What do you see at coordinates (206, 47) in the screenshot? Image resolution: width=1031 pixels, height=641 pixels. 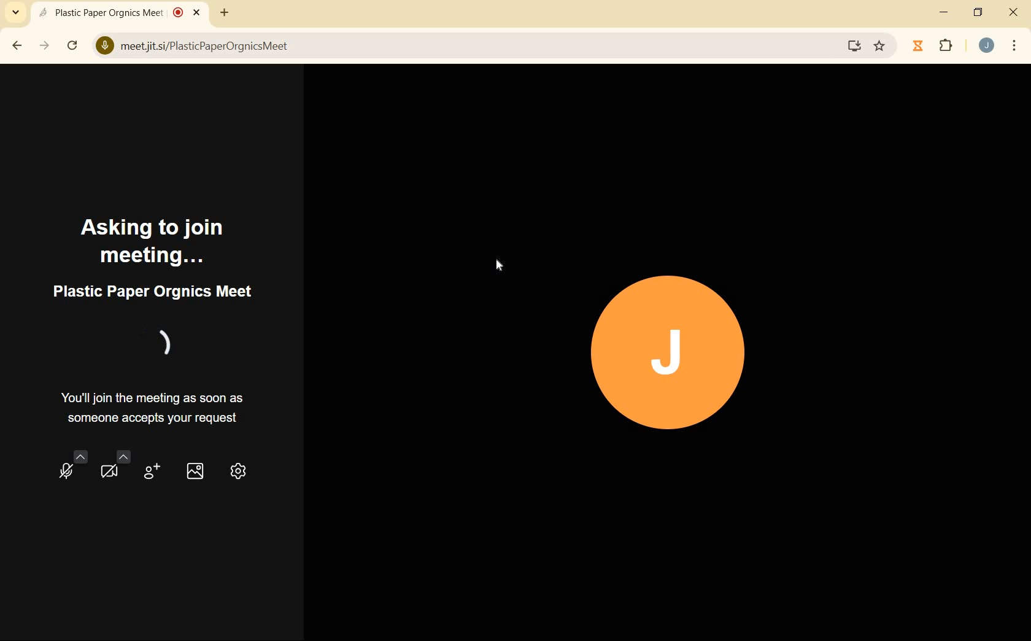 I see `meeting URL` at bounding box center [206, 47].